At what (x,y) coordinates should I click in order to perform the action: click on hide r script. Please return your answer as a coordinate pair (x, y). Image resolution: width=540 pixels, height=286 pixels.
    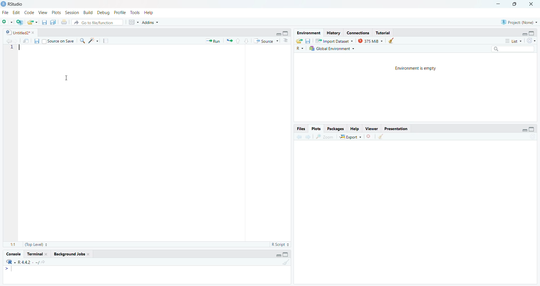
    Looking at the image, I should click on (279, 255).